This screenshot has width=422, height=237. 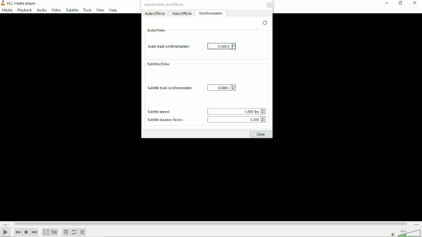 What do you see at coordinates (160, 111) in the screenshot?
I see `Subtitle speed` at bounding box center [160, 111].